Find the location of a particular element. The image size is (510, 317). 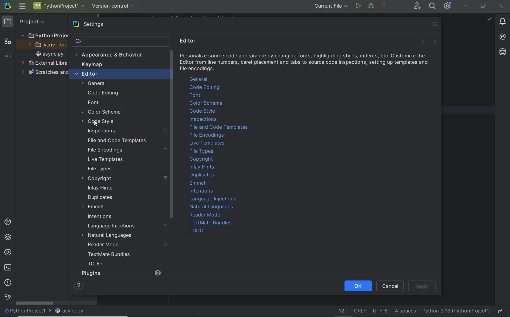

editor is located at coordinates (113, 74).